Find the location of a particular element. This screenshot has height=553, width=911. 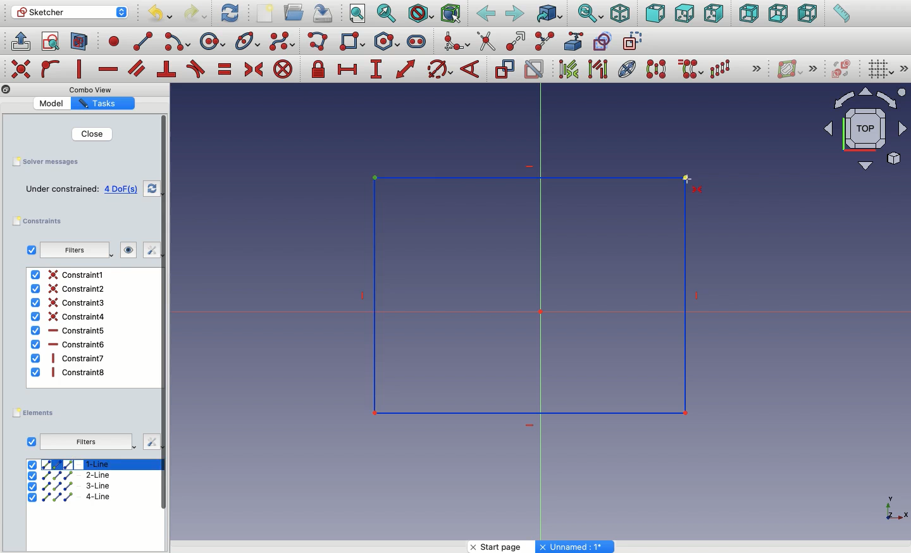

constrain distance is located at coordinates (406, 69).